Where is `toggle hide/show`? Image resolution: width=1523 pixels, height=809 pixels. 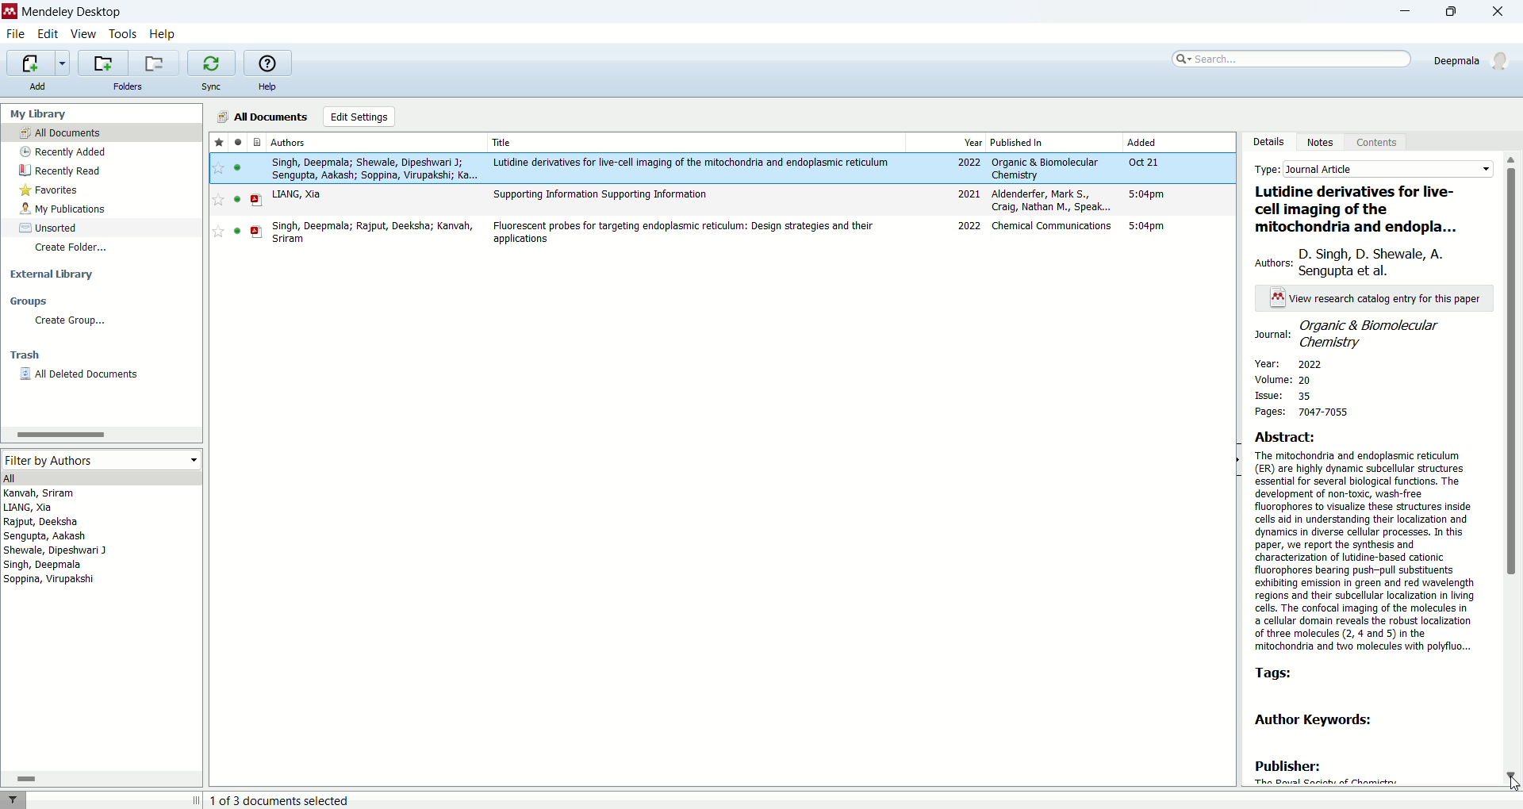
toggle hide/show is located at coordinates (1237, 460).